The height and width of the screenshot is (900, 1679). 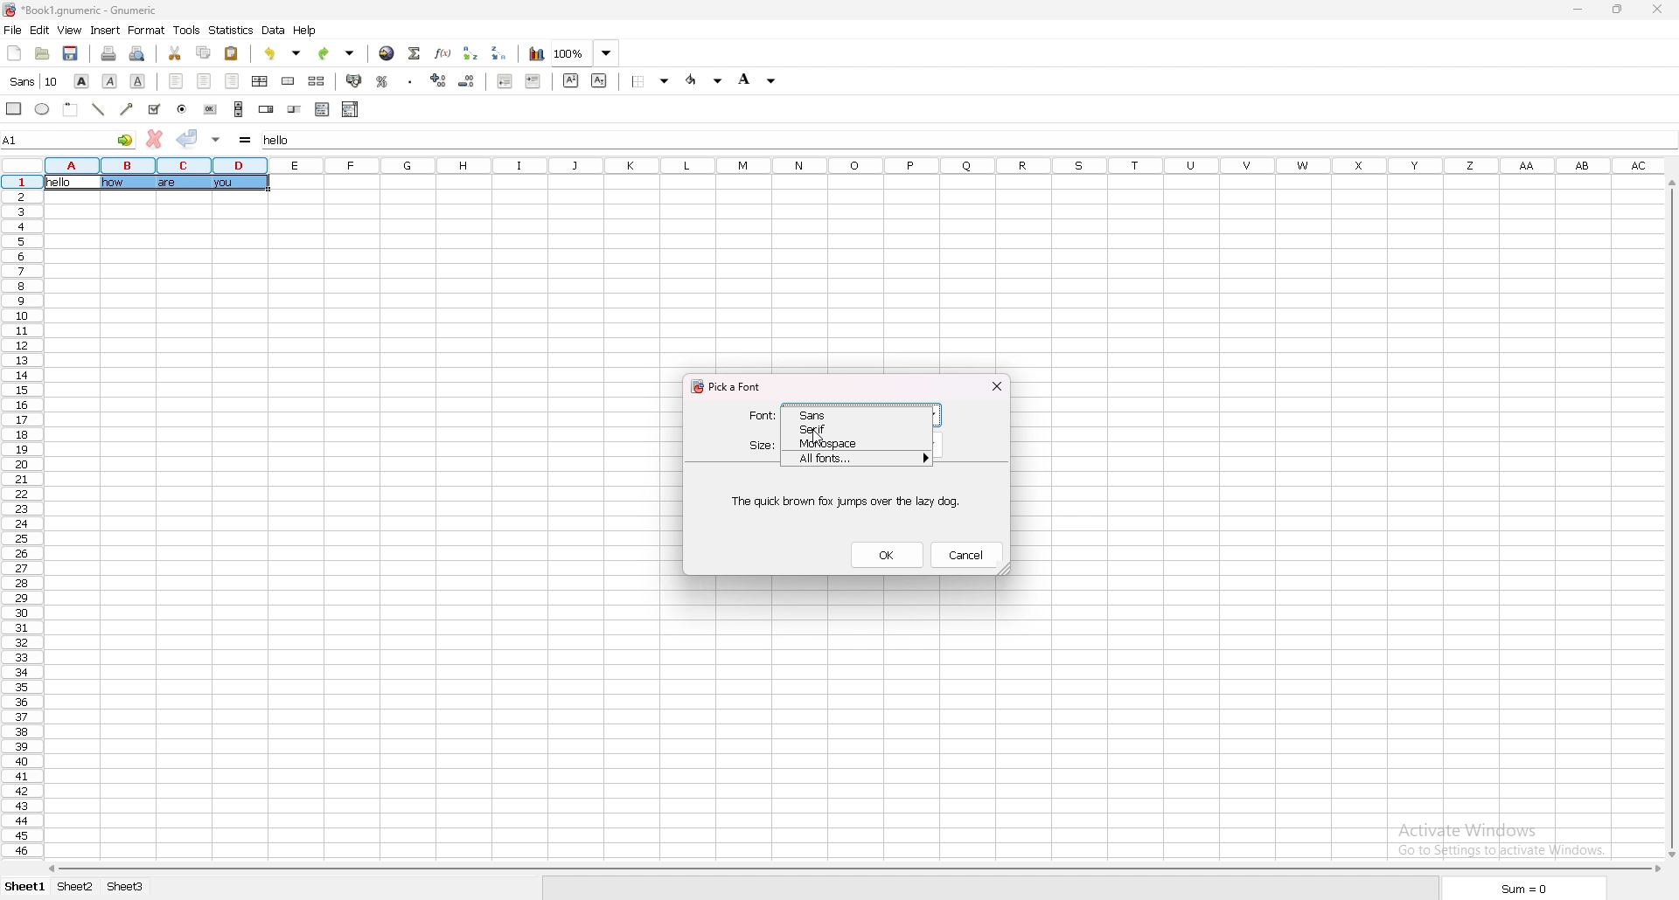 What do you see at coordinates (146, 31) in the screenshot?
I see `format` at bounding box center [146, 31].